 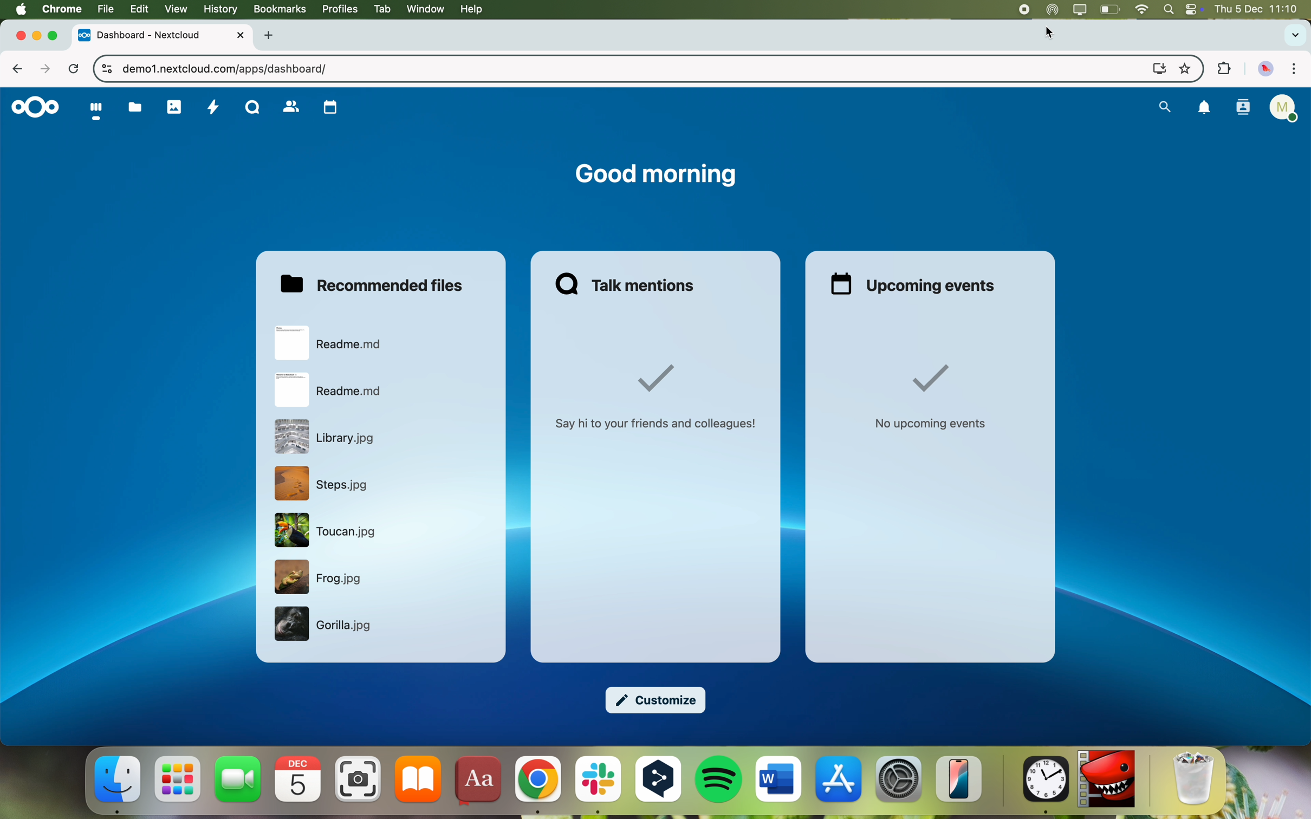 I want to click on Trash, so click(x=1195, y=781).